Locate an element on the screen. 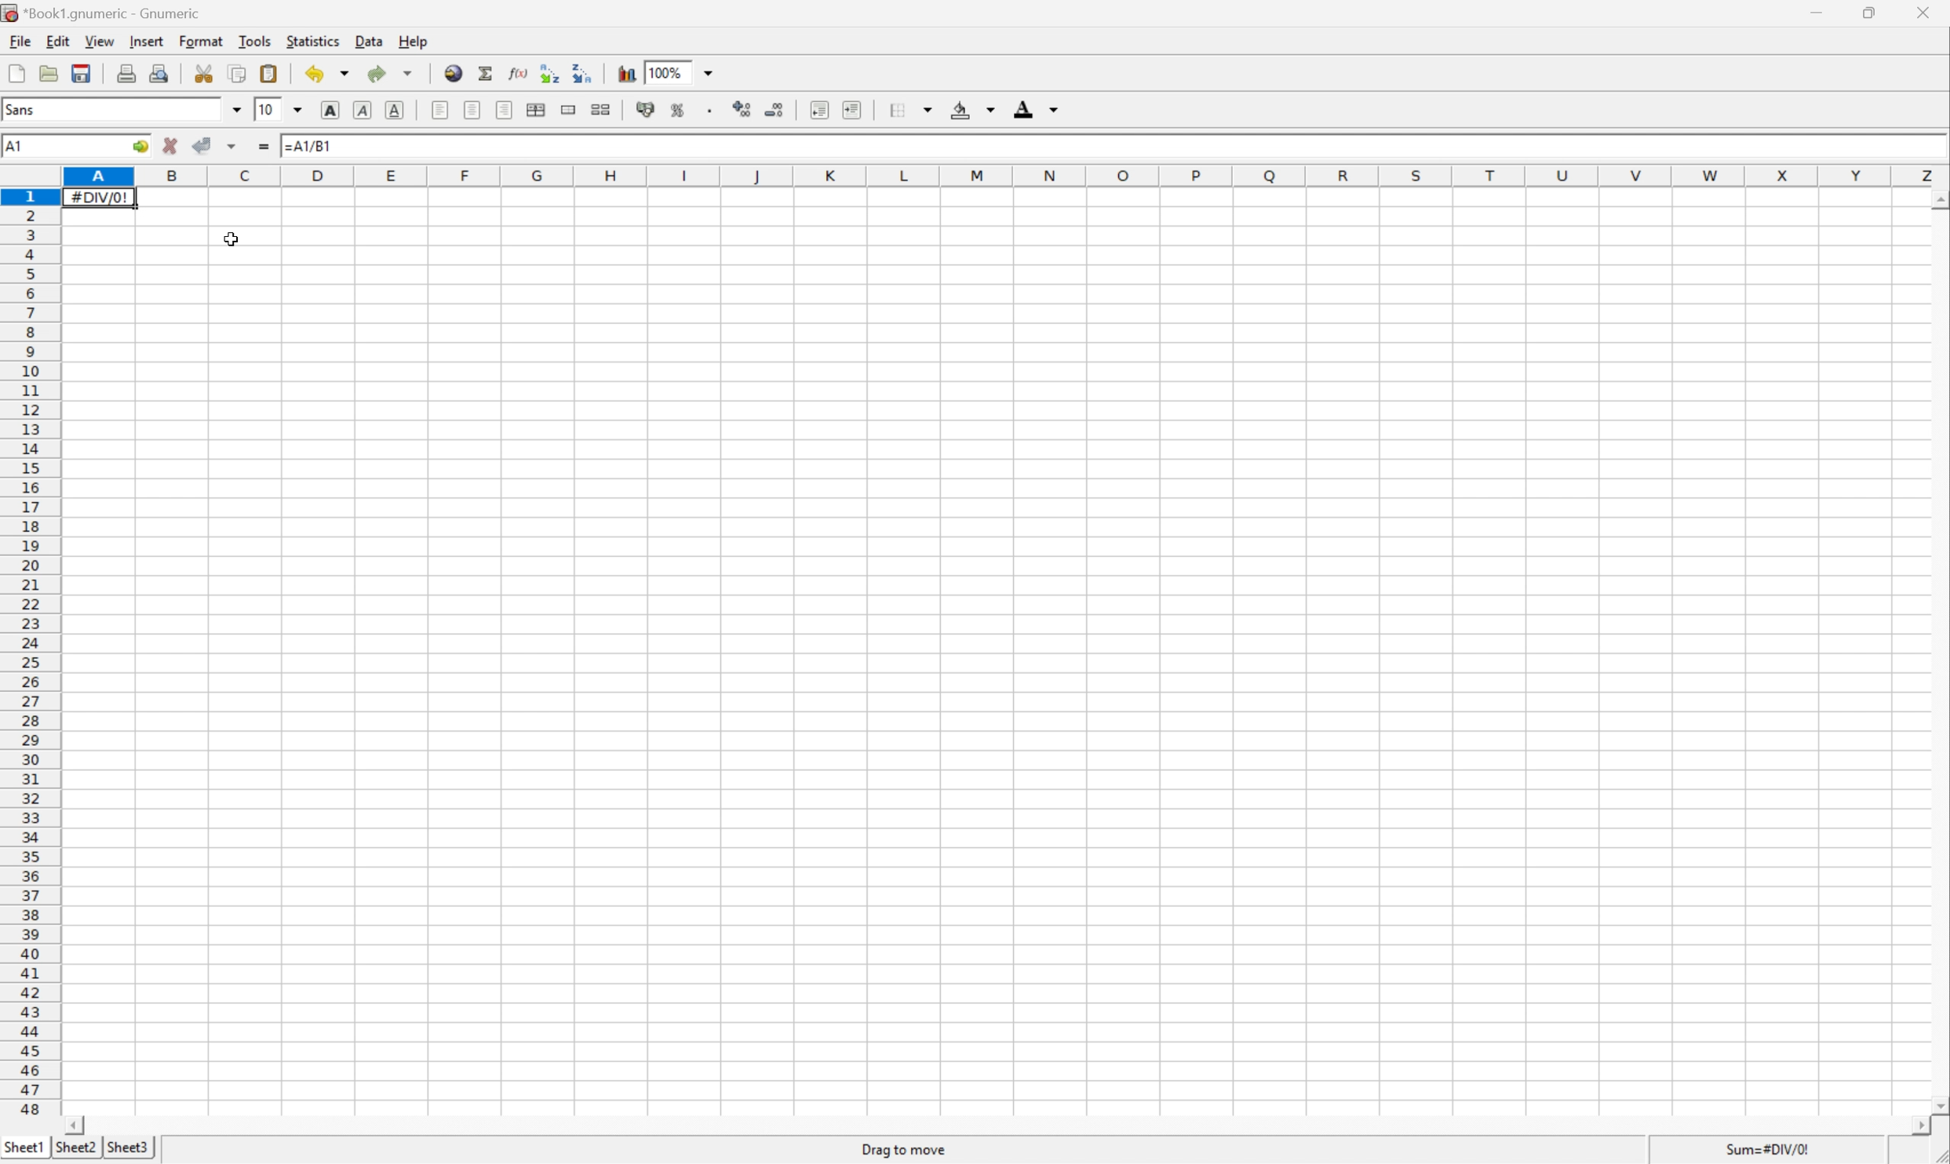 This screenshot has height=1164, width=1950. Set the format of the selected cells to include a thousands separator is located at coordinates (711, 111).